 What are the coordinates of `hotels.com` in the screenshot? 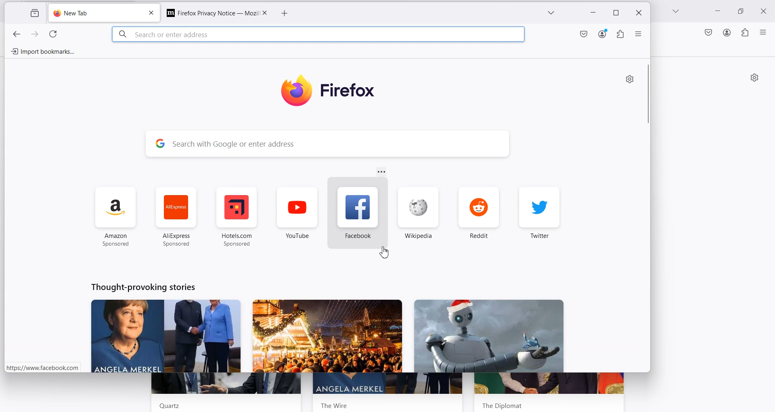 It's located at (239, 216).